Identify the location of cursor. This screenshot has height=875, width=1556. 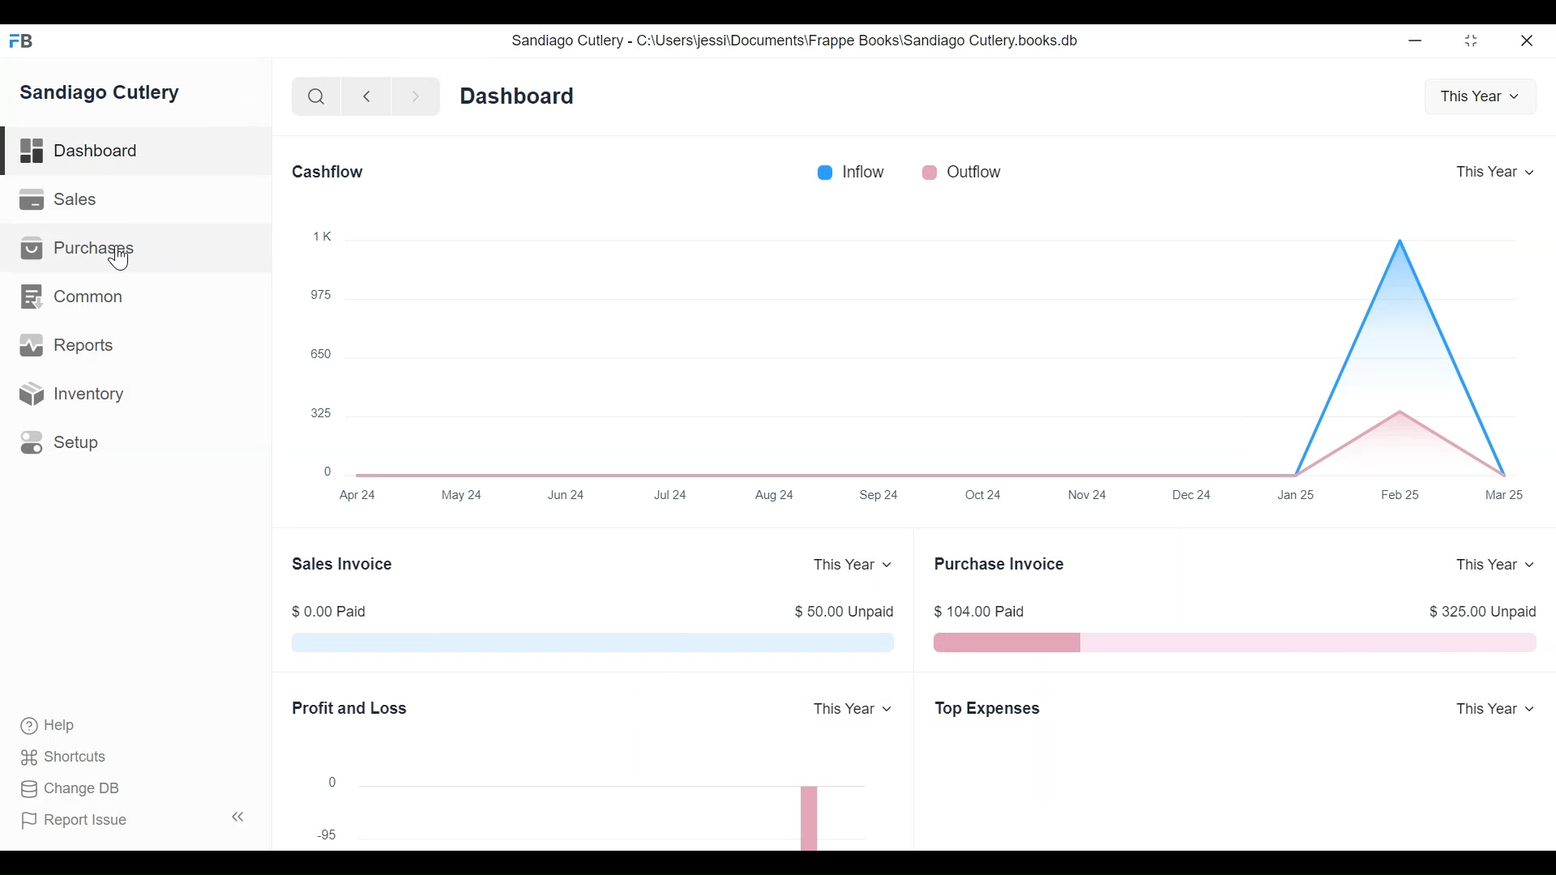
(117, 257).